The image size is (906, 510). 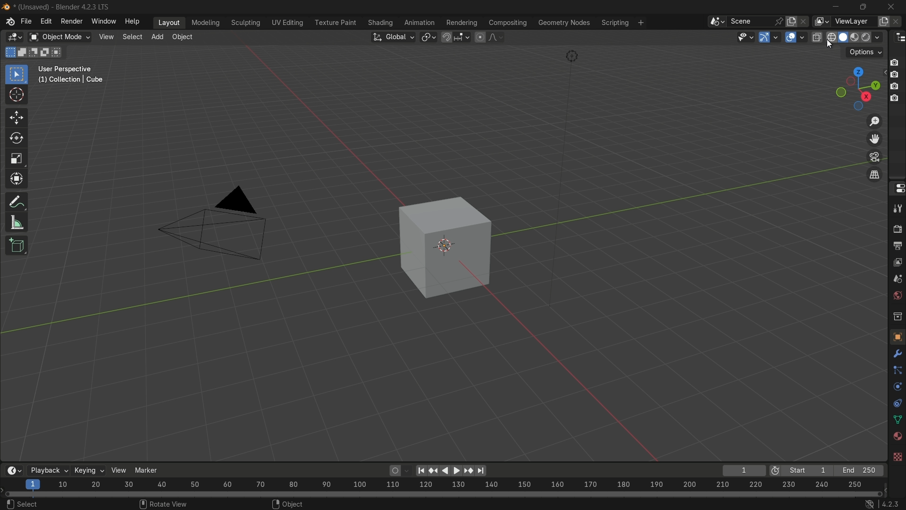 What do you see at coordinates (35, 51) in the screenshot?
I see `modes` at bounding box center [35, 51].